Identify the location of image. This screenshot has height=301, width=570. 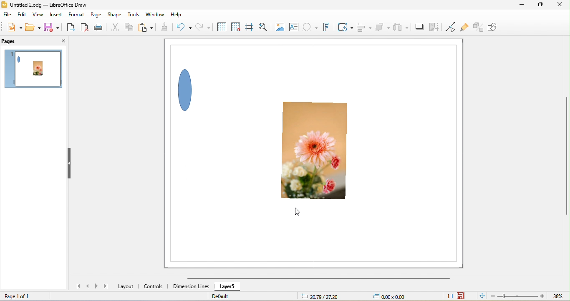
(274, 27).